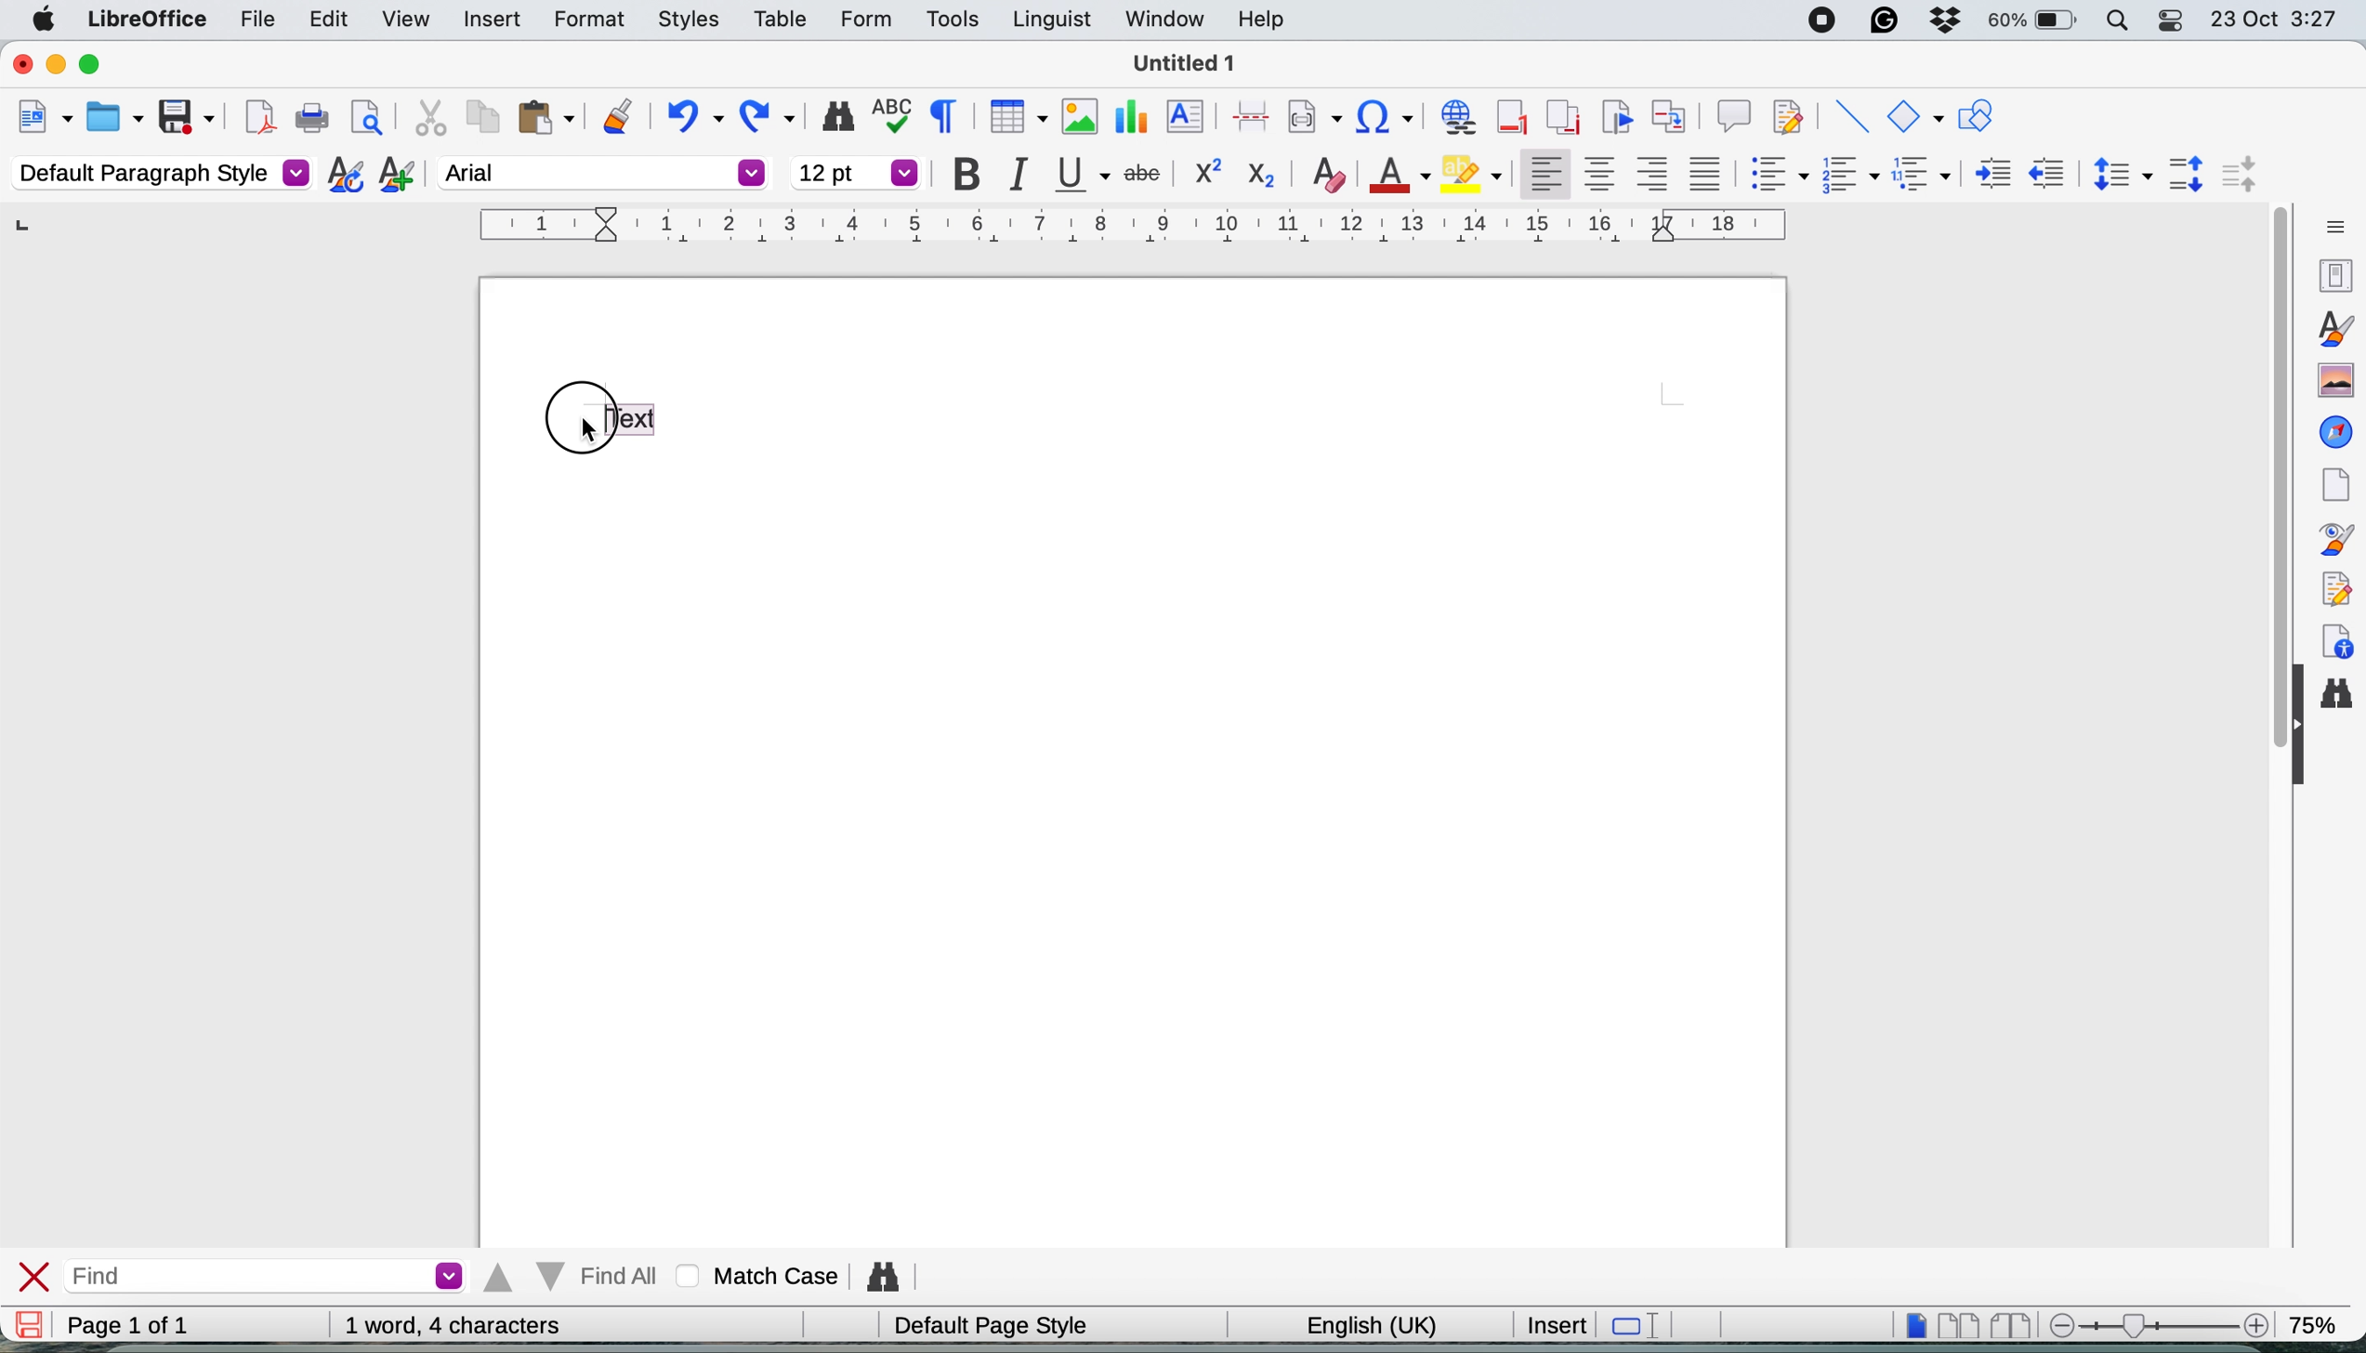  Describe the element at coordinates (2337, 586) in the screenshot. I see `manage changes` at that location.